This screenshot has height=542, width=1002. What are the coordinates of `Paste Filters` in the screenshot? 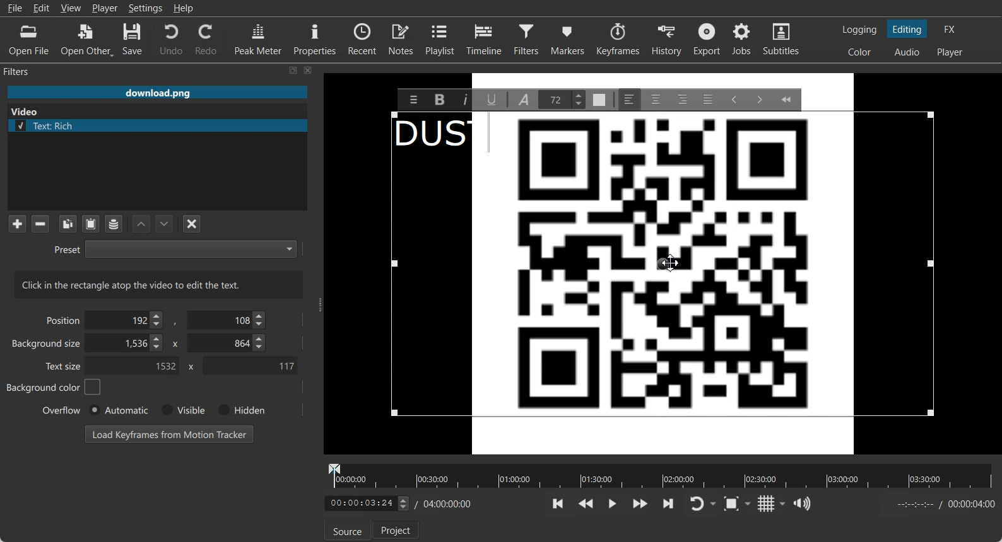 It's located at (91, 224).